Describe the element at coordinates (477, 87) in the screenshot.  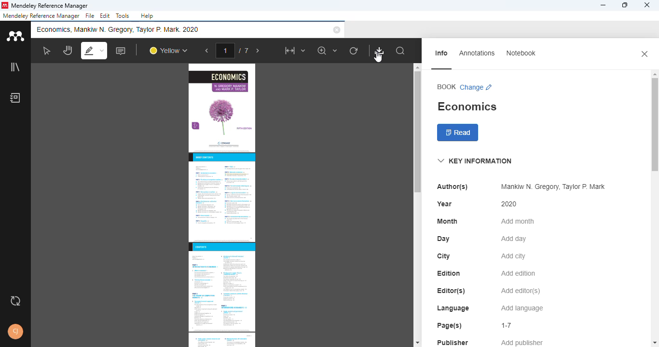
I see `change` at that location.